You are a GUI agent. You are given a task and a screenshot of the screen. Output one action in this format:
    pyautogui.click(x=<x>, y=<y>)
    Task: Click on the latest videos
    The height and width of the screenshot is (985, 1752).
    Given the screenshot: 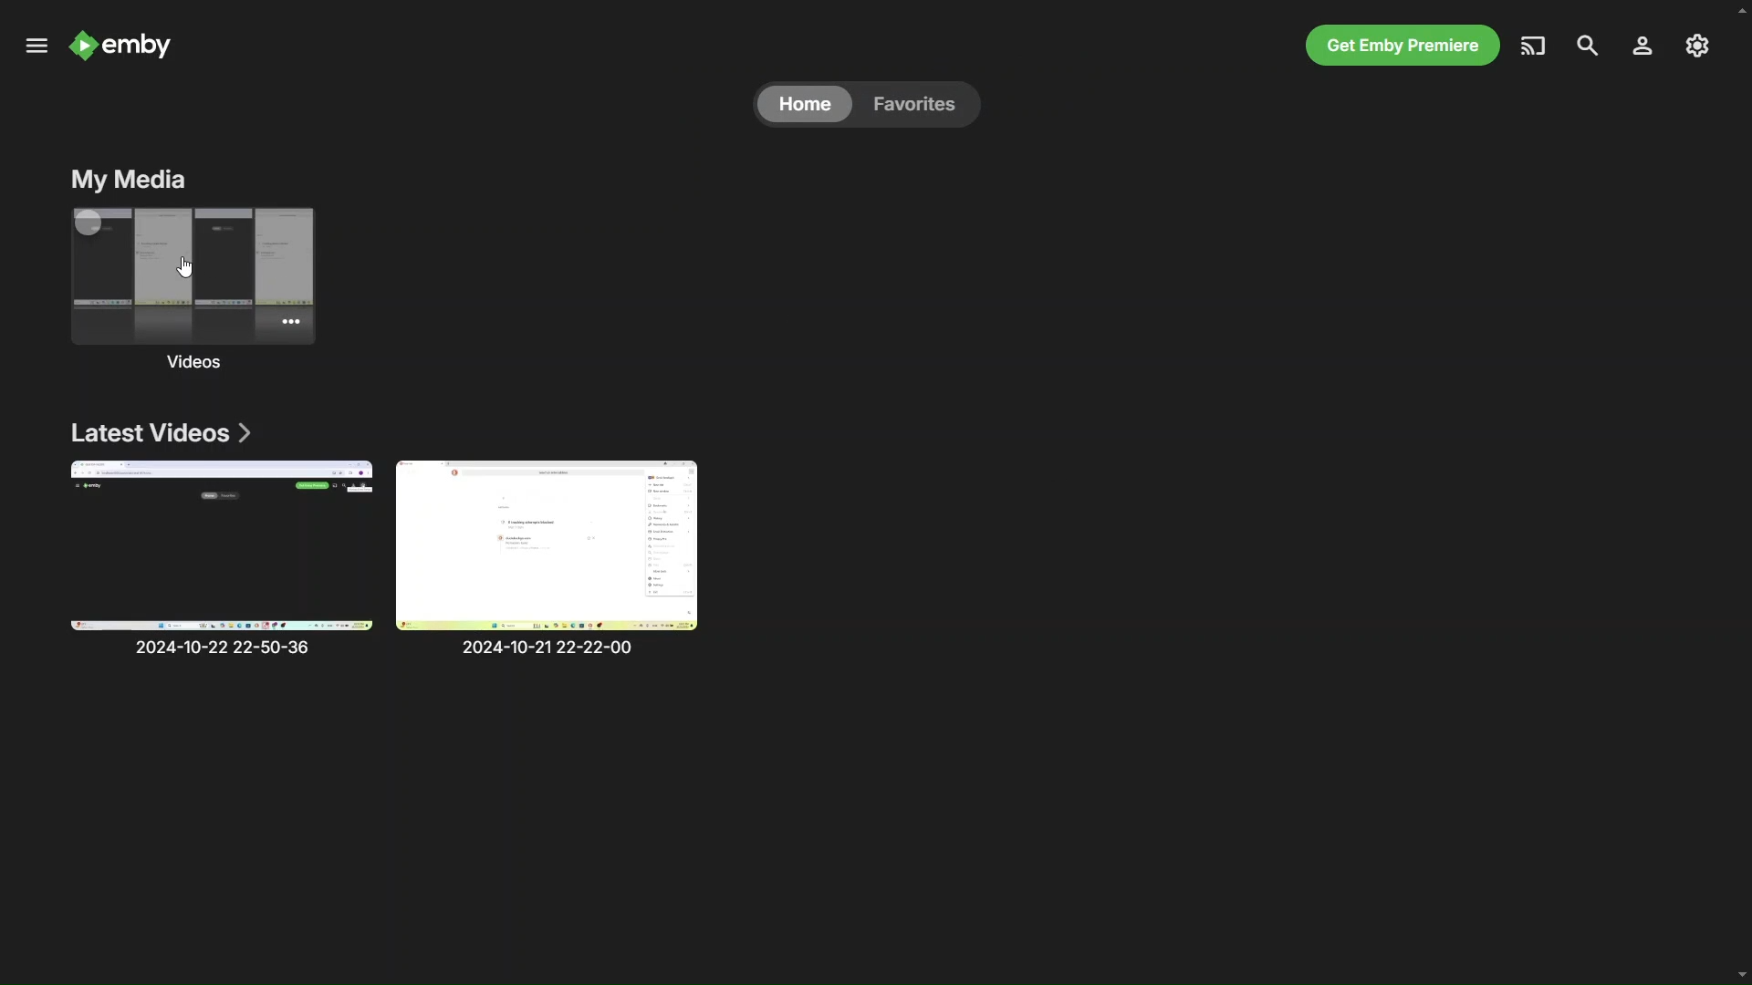 What is the action you would take?
    pyautogui.click(x=165, y=430)
    